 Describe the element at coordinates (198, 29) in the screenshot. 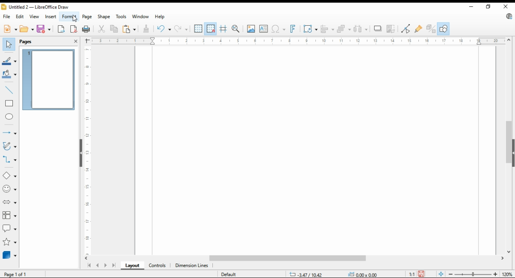

I see `show grids` at that location.